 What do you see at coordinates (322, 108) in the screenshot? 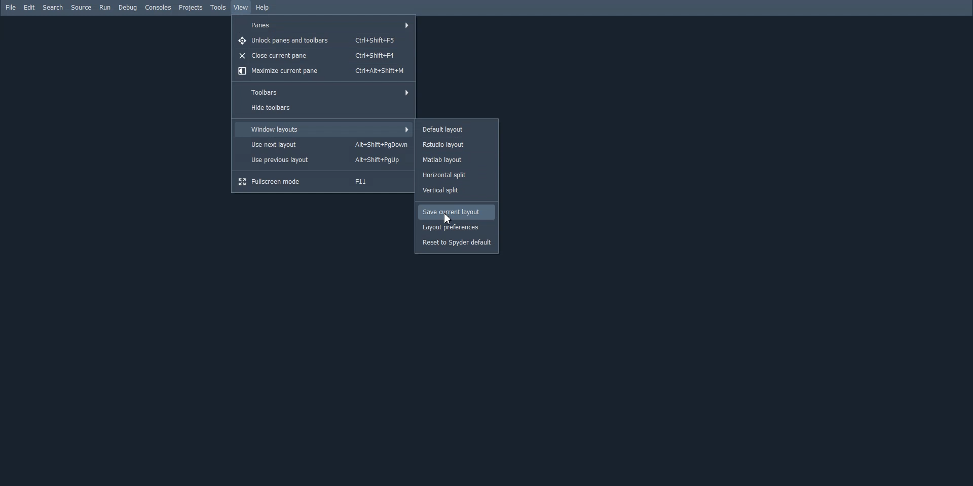
I see `Hide toolbars` at bounding box center [322, 108].